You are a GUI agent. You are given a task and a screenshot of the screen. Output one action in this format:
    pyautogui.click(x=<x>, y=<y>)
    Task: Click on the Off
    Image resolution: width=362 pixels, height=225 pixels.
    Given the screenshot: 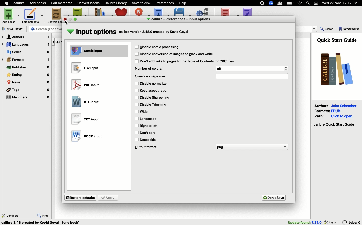 What is the action you would take?
    pyautogui.click(x=252, y=68)
    